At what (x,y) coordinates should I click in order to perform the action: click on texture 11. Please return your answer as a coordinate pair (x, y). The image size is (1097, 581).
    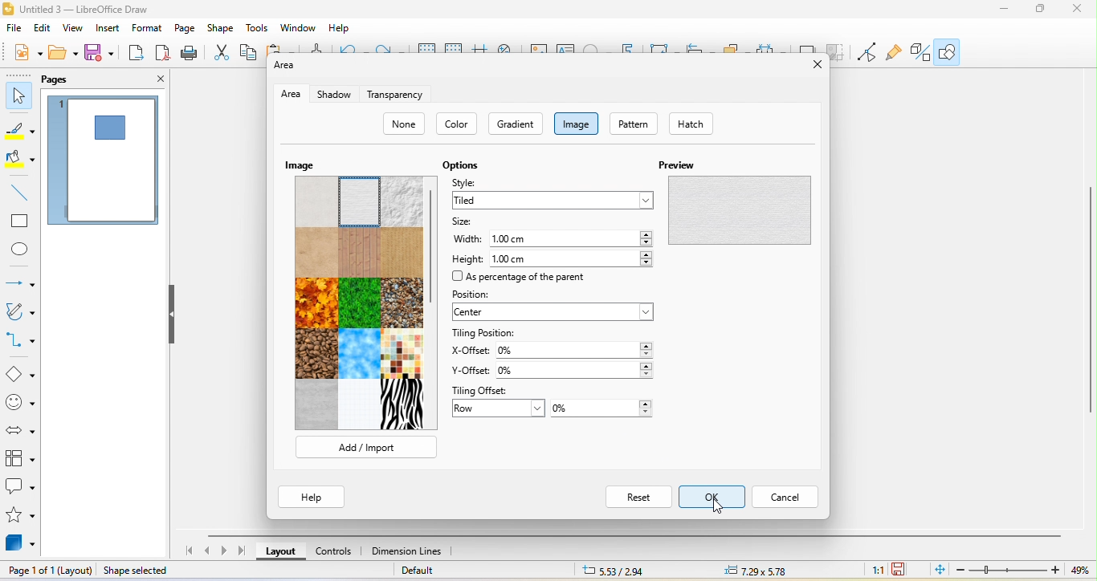
    Looking at the image, I should click on (358, 354).